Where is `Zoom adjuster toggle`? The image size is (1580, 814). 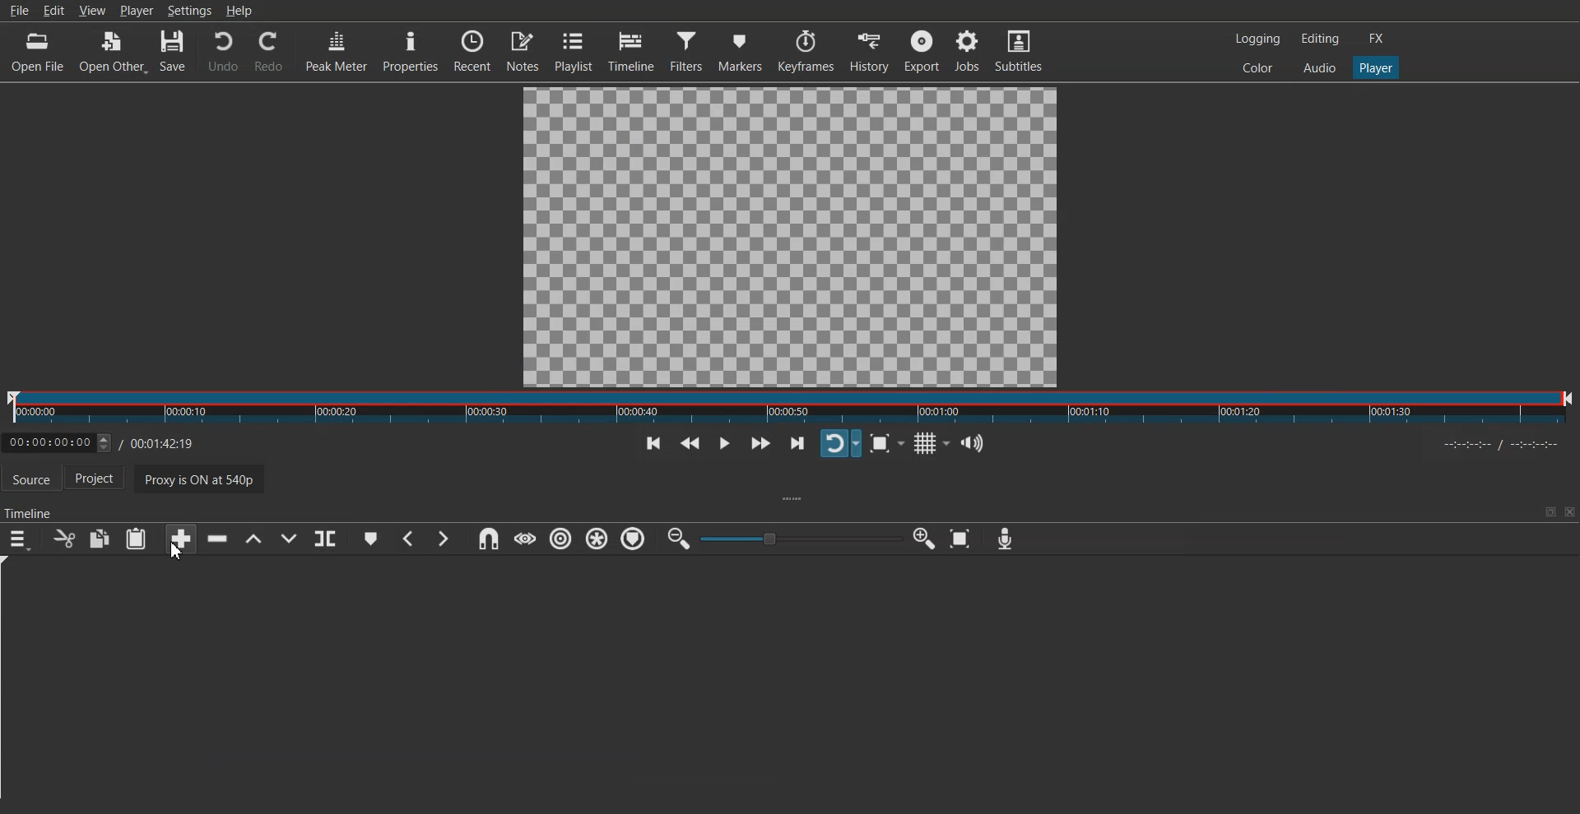 Zoom adjuster toggle is located at coordinates (801, 539).